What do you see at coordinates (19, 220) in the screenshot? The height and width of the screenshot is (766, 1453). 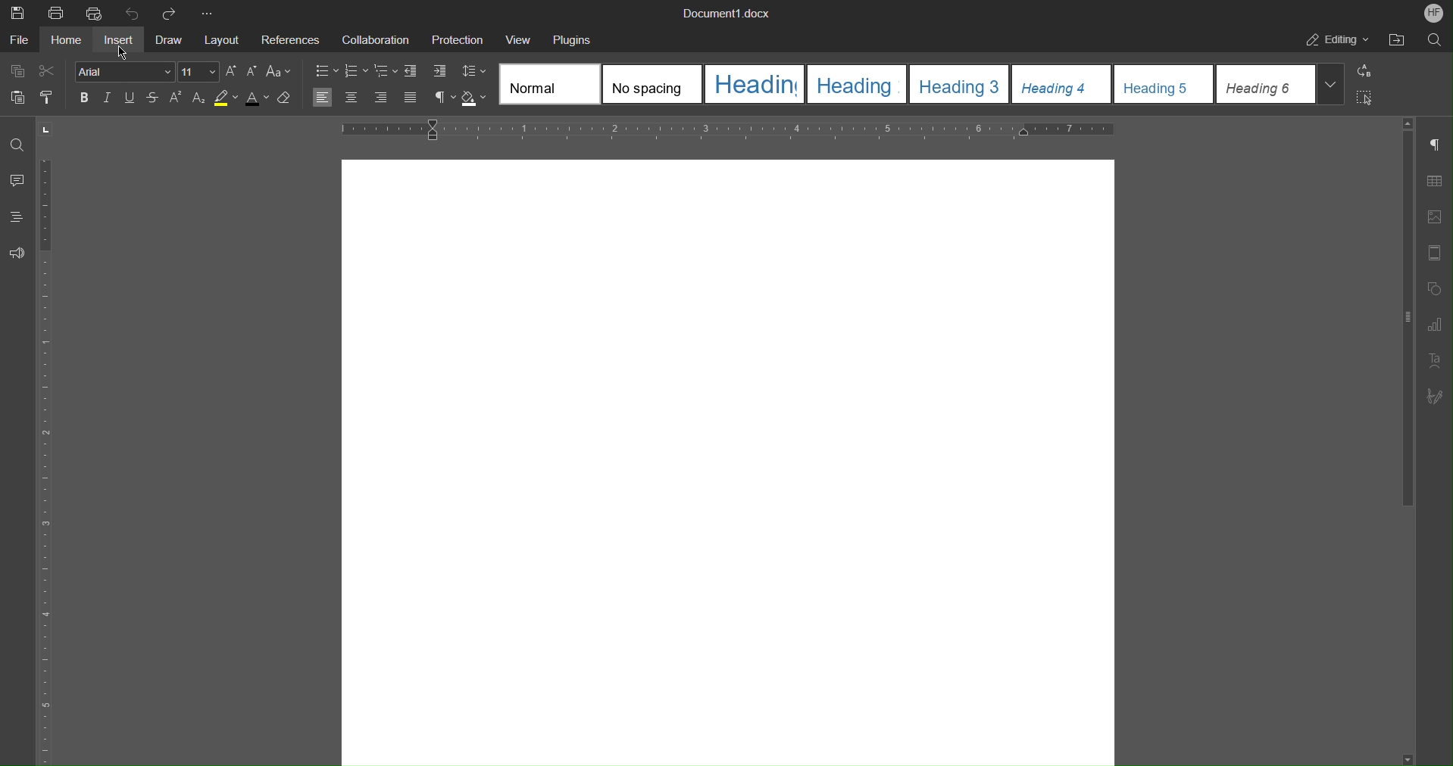 I see `Headings` at bounding box center [19, 220].